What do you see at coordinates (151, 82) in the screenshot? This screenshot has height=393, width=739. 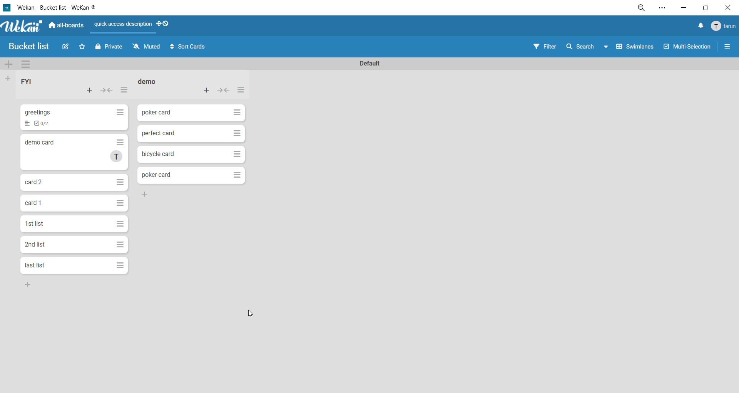 I see `list title ` at bounding box center [151, 82].